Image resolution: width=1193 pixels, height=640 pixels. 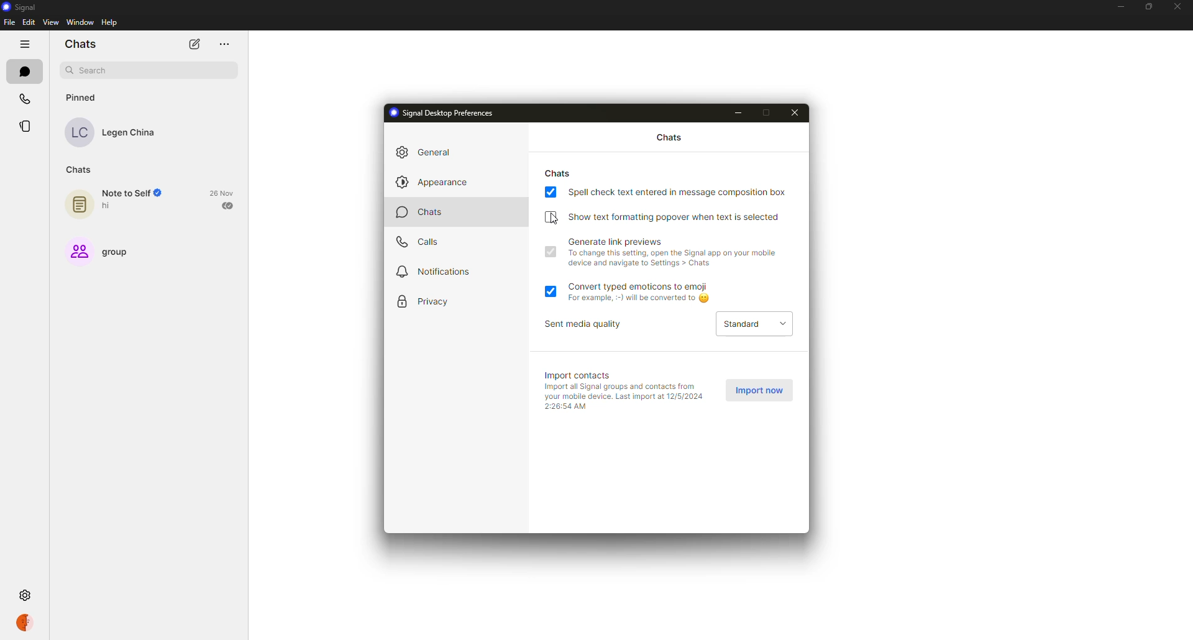 I want to click on minimize, so click(x=742, y=113).